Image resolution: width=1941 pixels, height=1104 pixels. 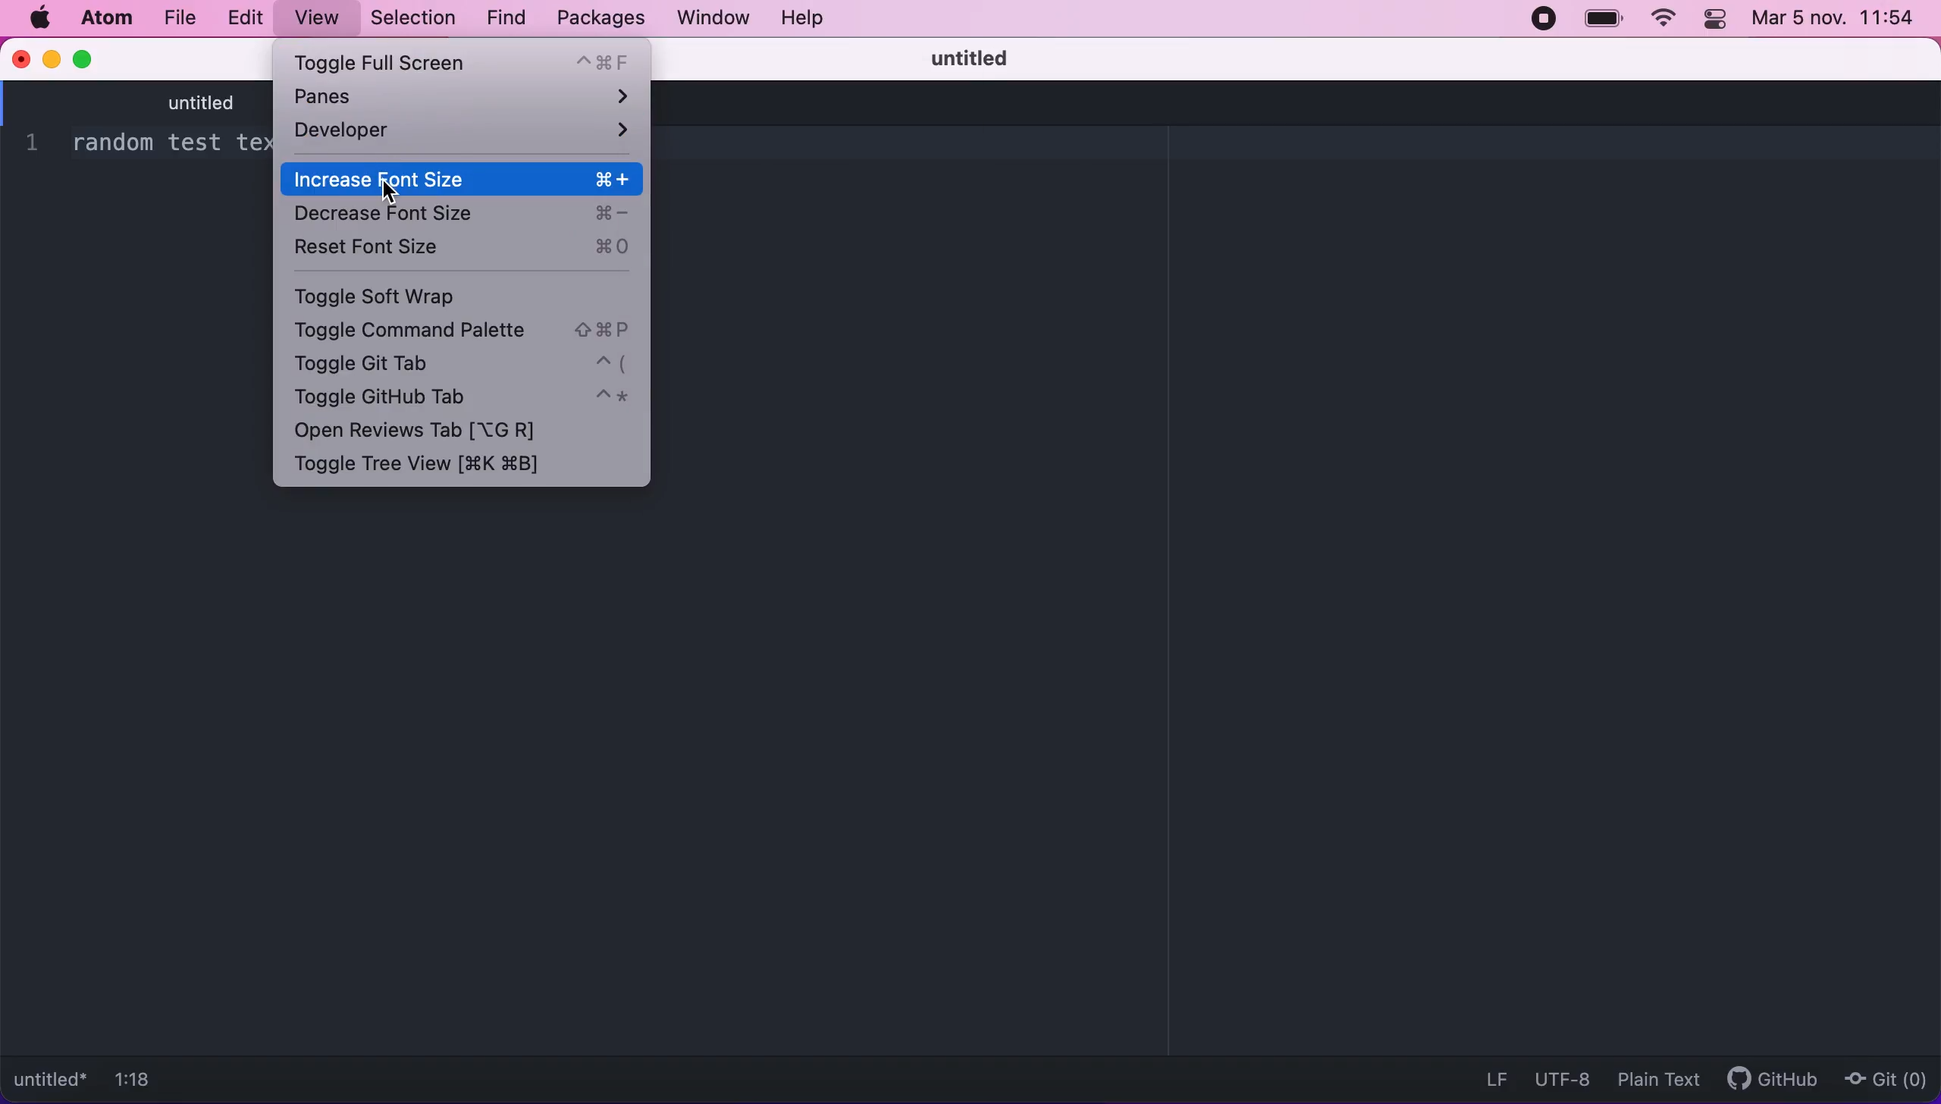 What do you see at coordinates (819, 20) in the screenshot?
I see `help` at bounding box center [819, 20].